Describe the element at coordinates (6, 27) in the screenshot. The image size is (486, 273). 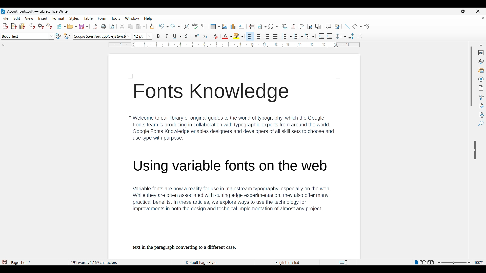
I see `Add\Edit citation` at that location.